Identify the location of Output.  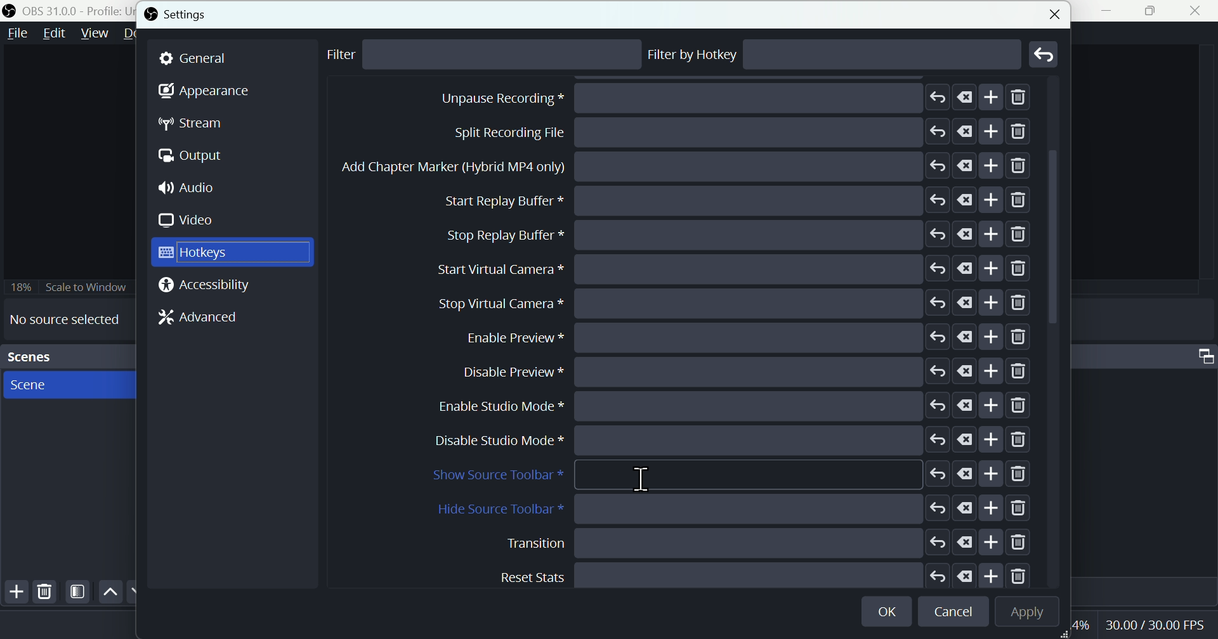
(197, 157).